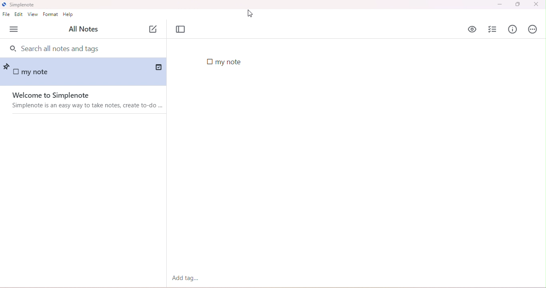 The image size is (546, 288). I want to click on my note, so click(33, 72).